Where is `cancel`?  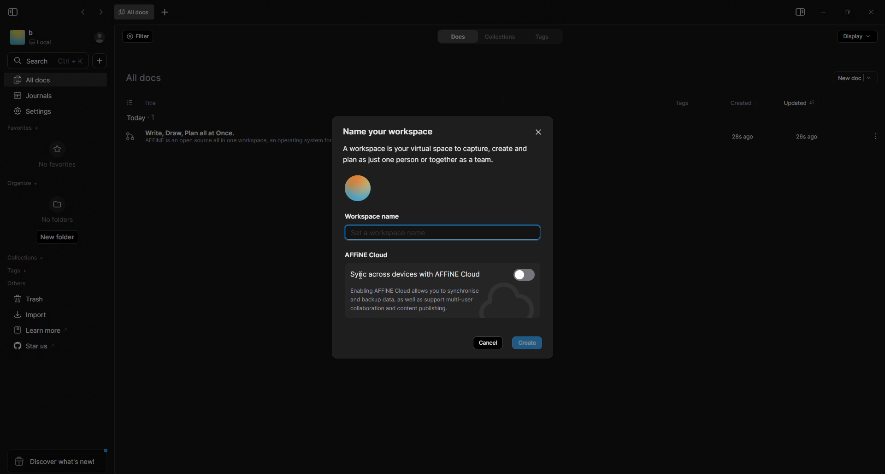
cancel is located at coordinates (490, 342).